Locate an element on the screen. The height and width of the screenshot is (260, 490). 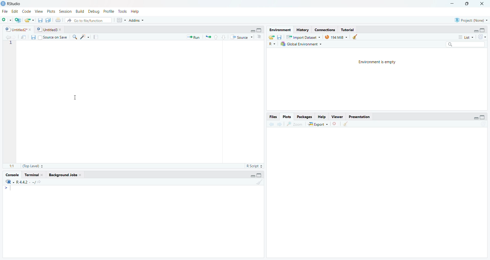
document outline is located at coordinates (260, 37).